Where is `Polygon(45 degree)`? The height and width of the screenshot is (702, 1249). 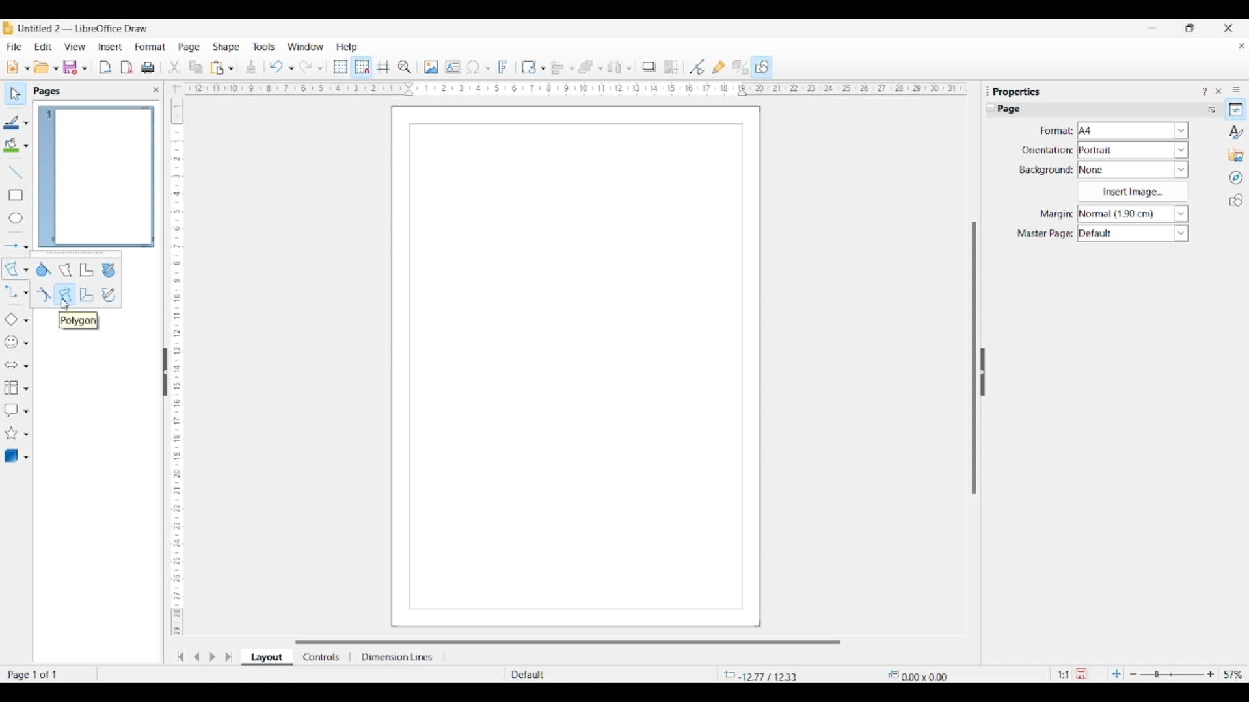
Polygon(45 degree) is located at coordinates (87, 294).